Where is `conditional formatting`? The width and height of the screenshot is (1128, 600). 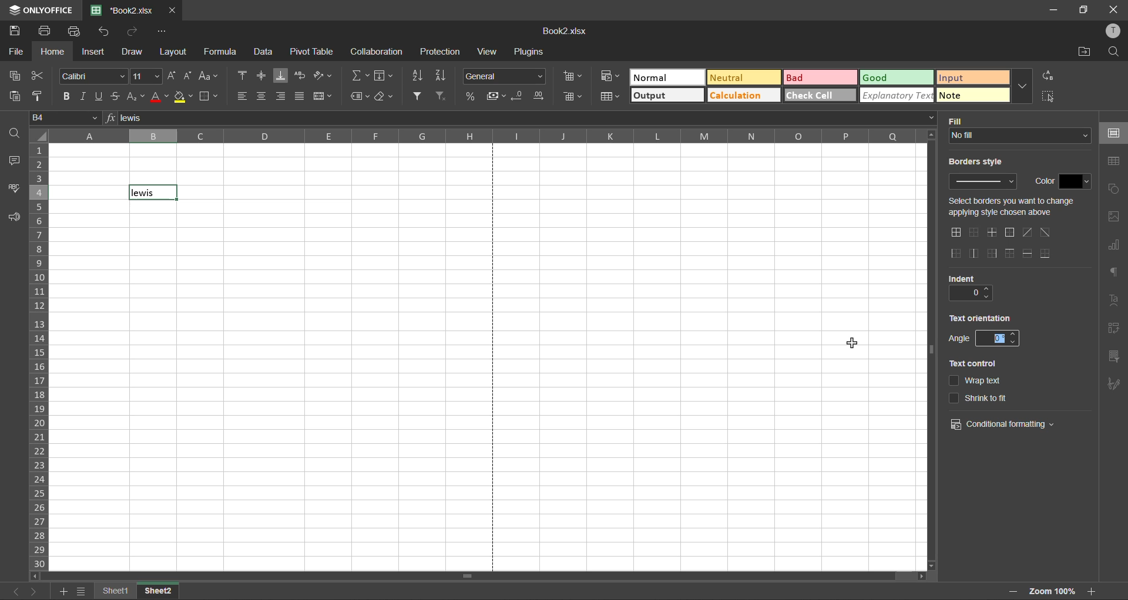 conditional formatting is located at coordinates (1004, 424).